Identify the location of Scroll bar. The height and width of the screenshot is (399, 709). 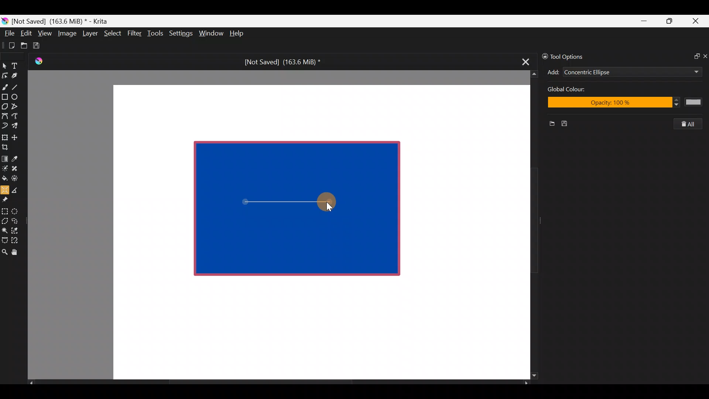
(278, 383).